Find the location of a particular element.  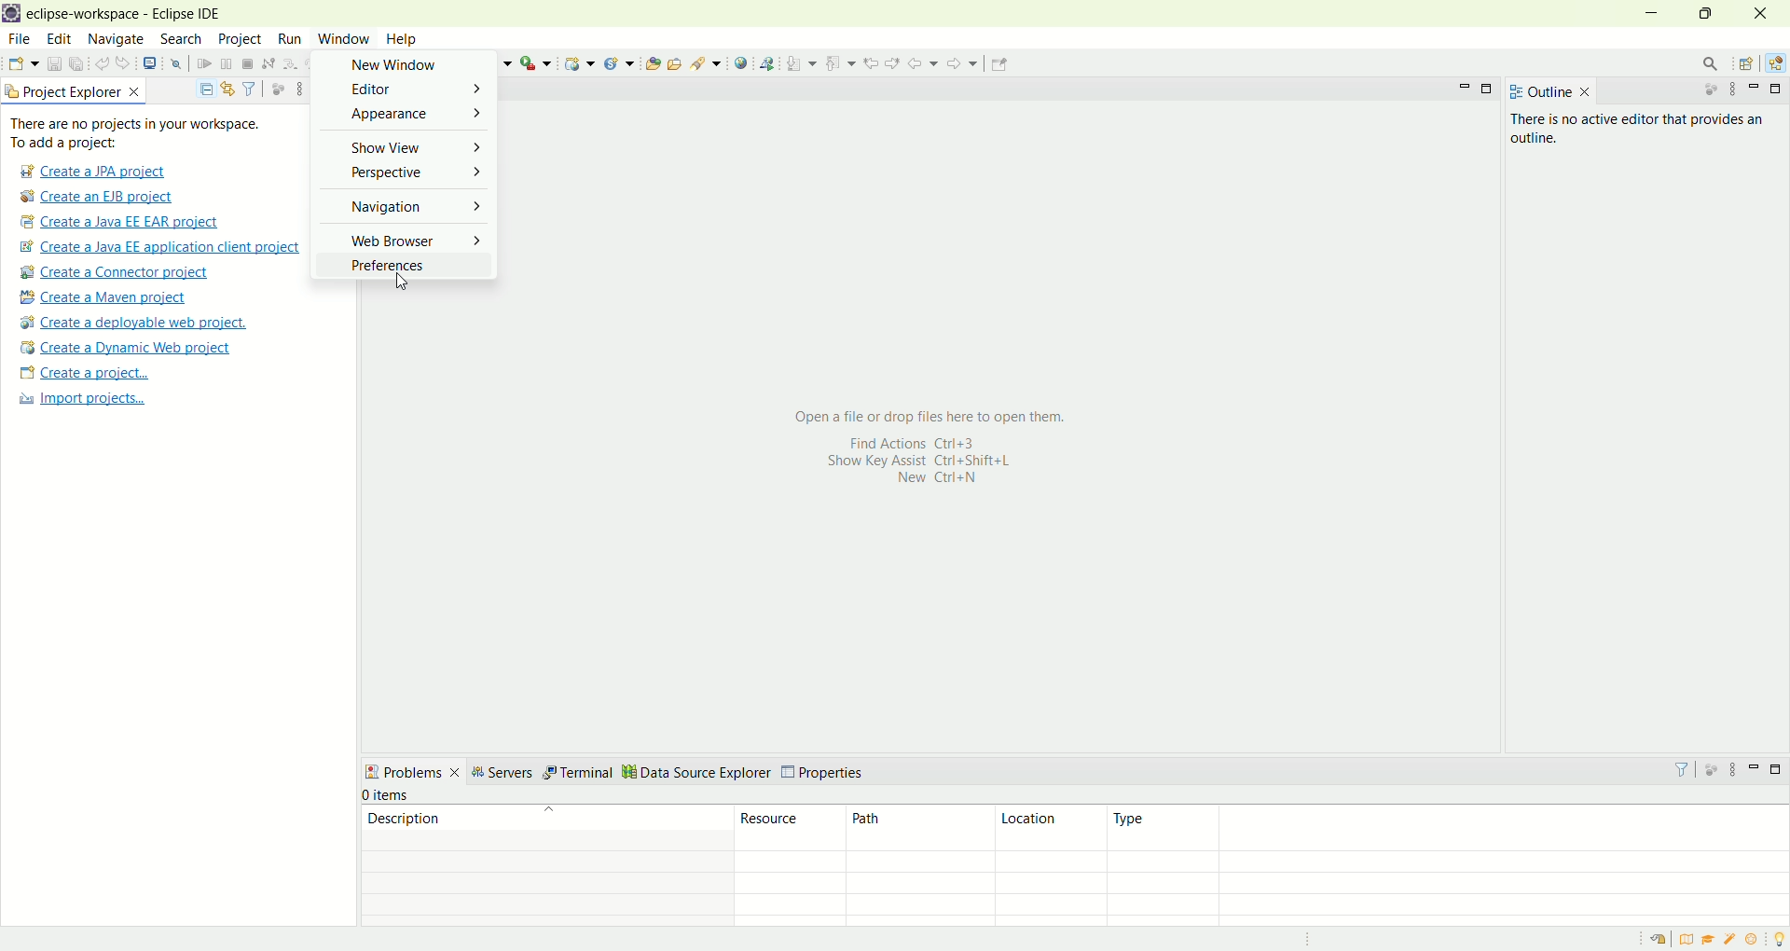

search is located at coordinates (707, 62).